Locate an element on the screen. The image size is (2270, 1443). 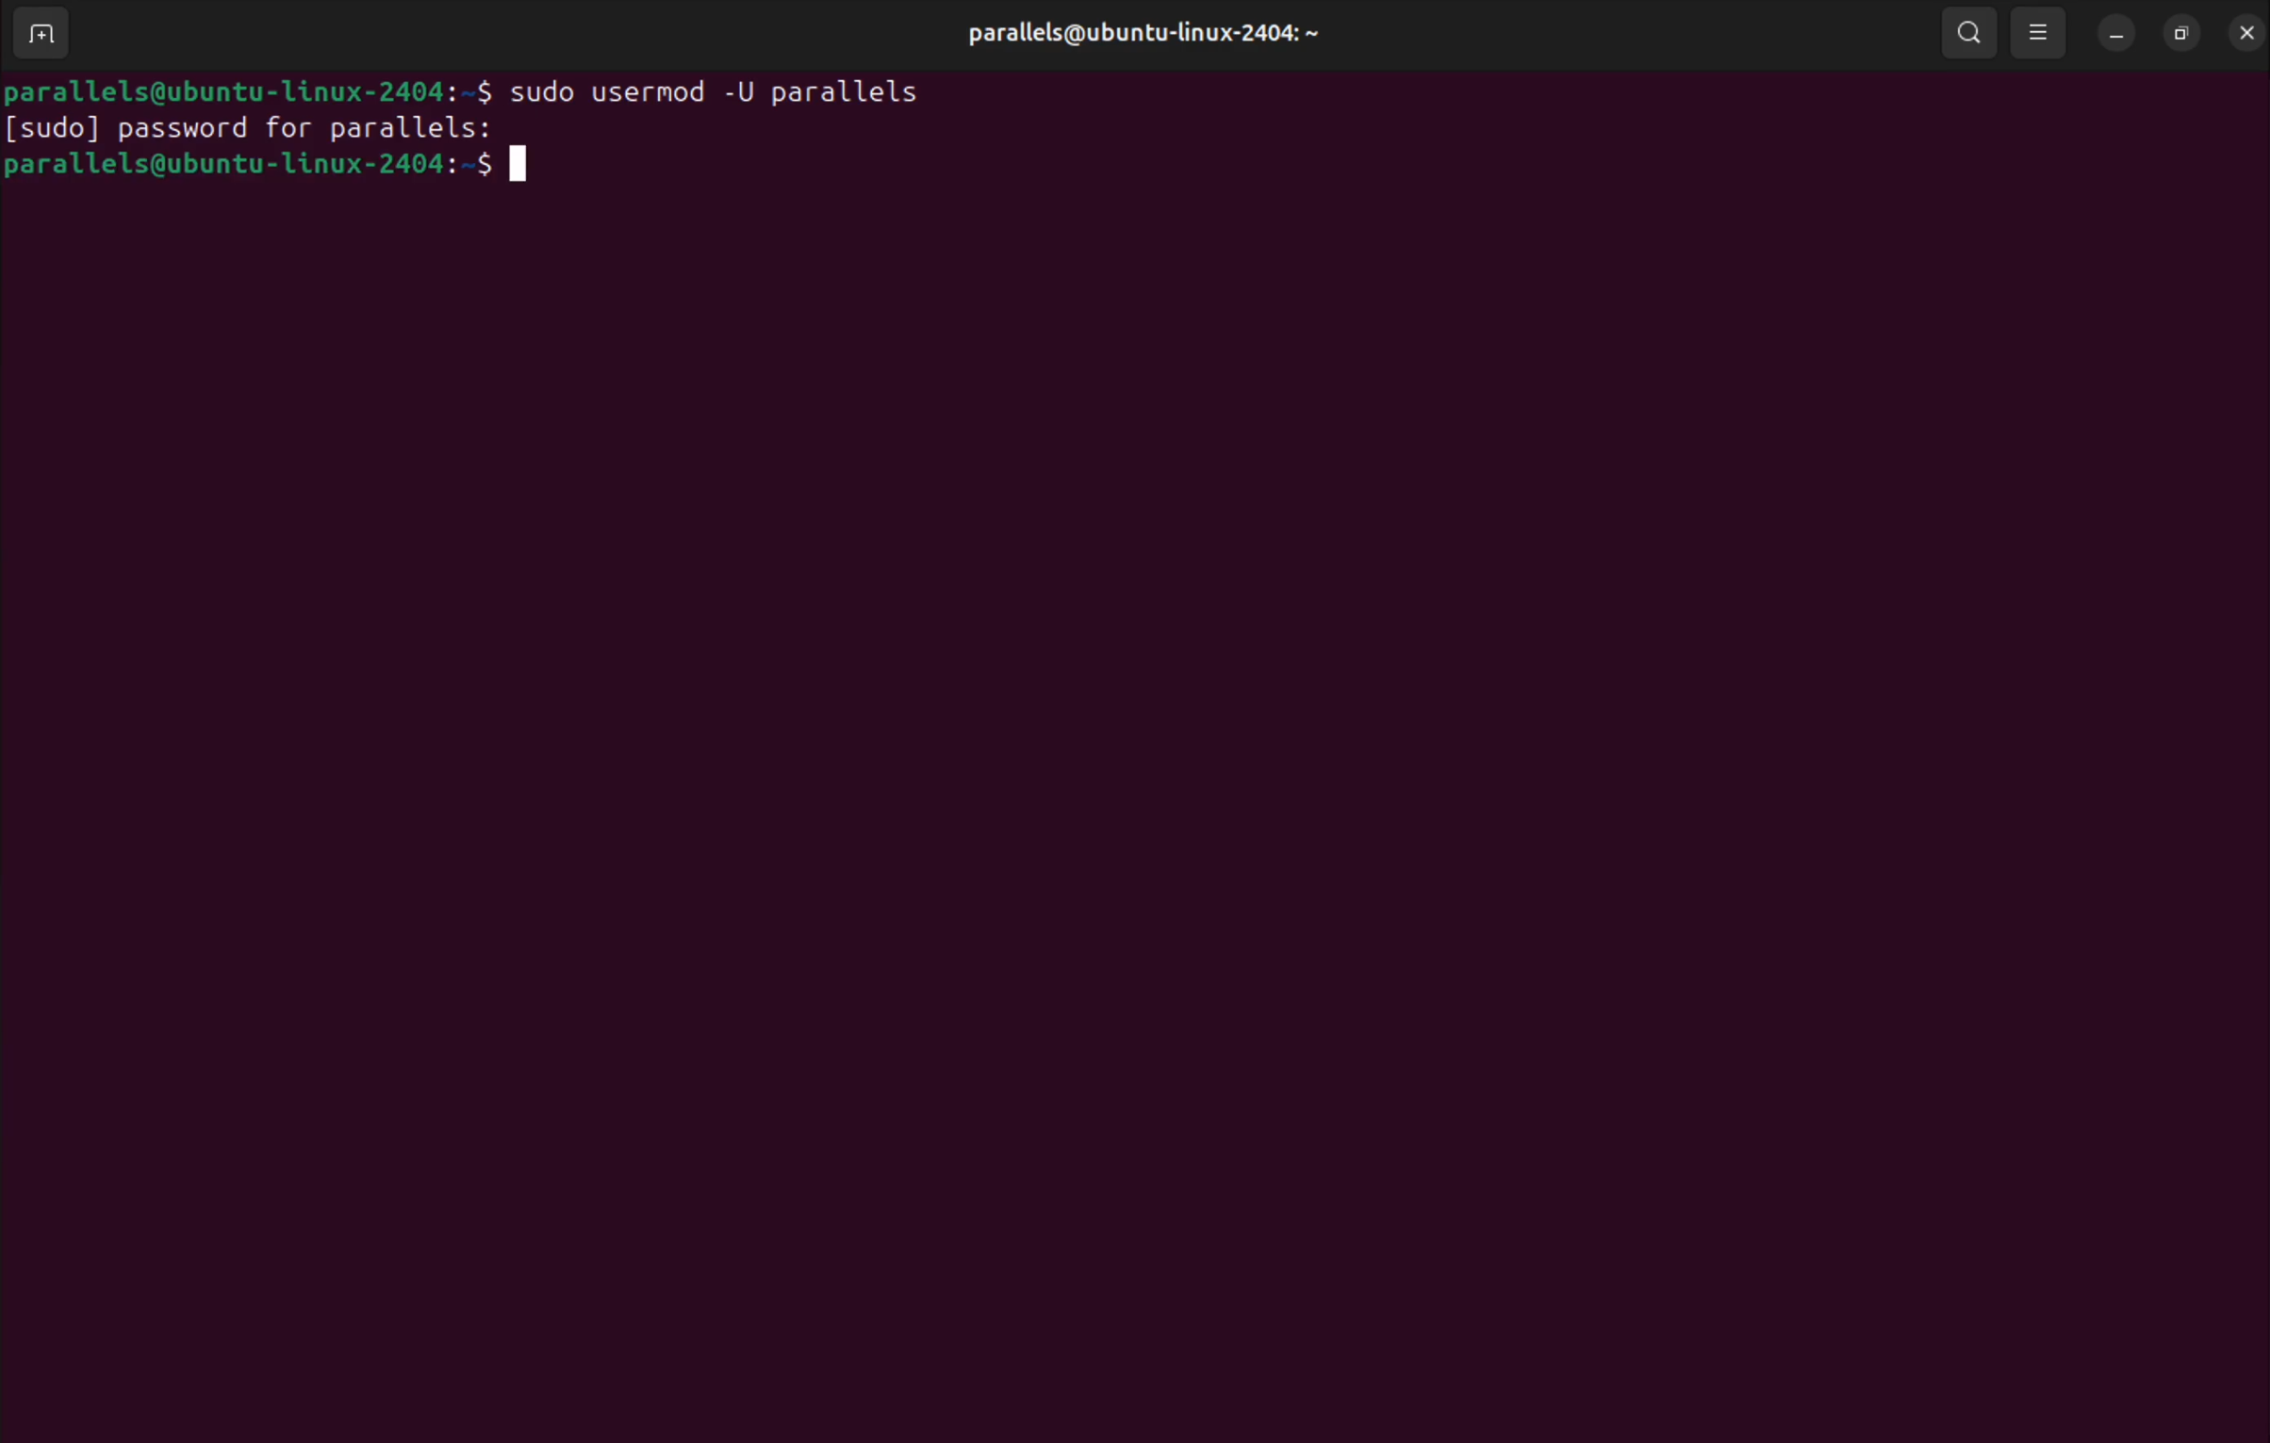
search  is located at coordinates (1969, 32).